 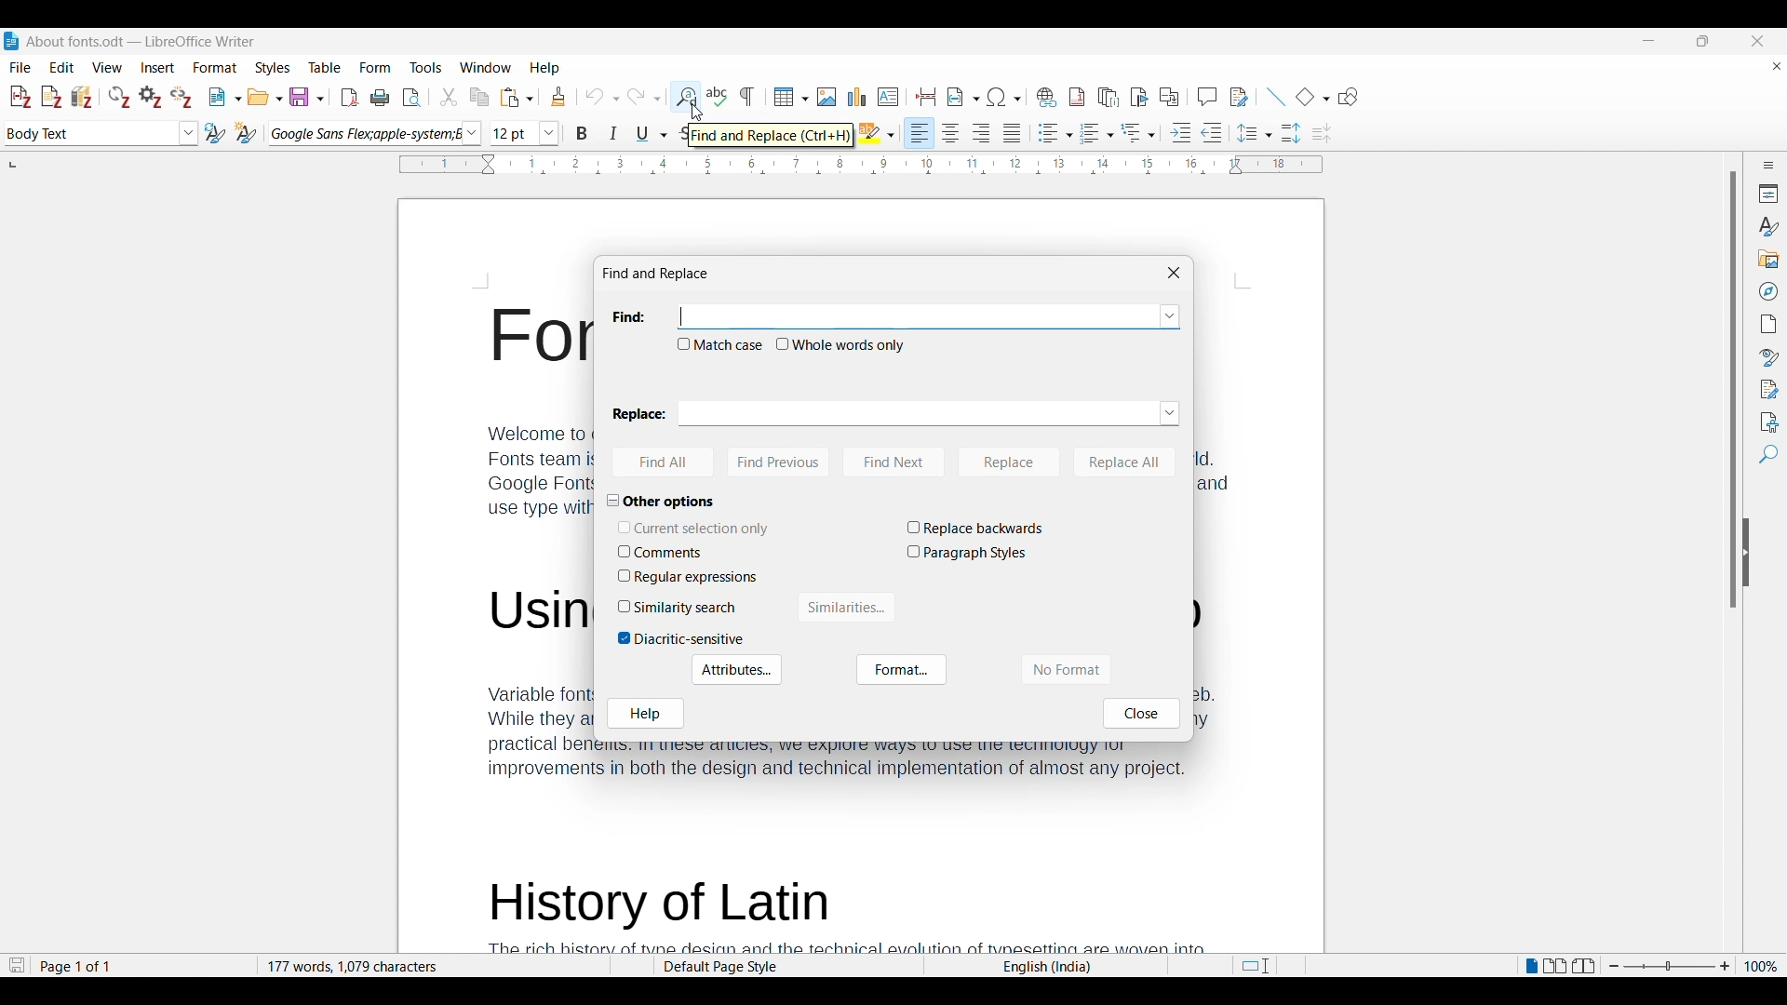 What do you see at coordinates (448, 97) in the screenshot?
I see `Cut` at bounding box center [448, 97].